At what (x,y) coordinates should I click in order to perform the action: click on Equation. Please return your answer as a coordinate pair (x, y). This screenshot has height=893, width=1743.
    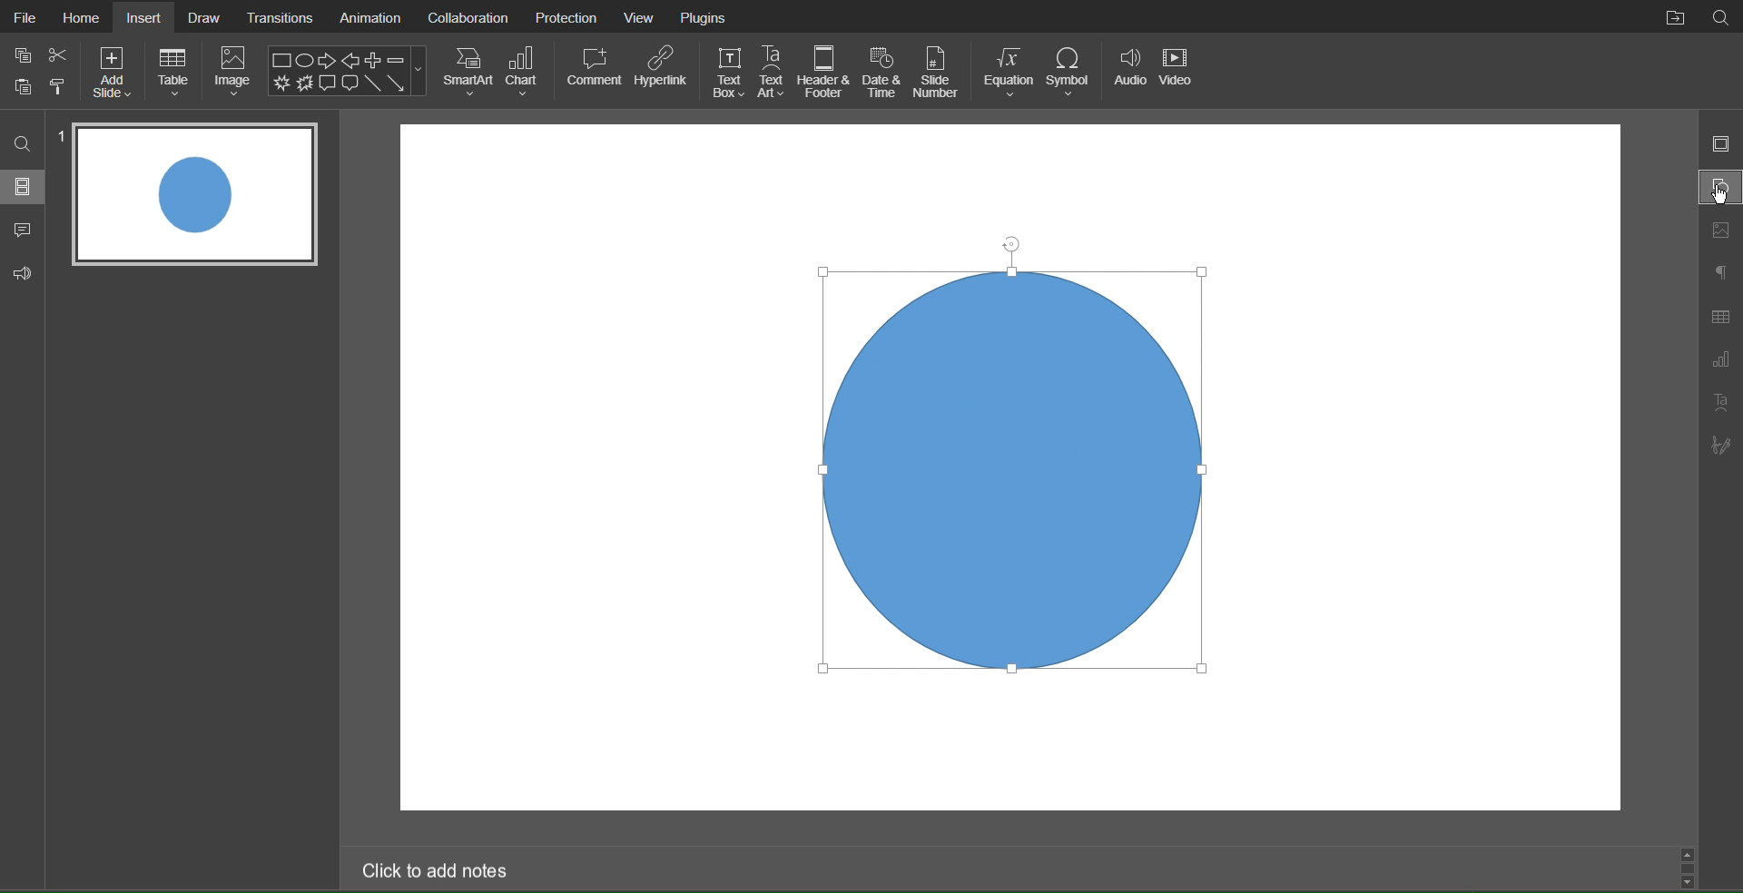
    Looking at the image, I should click on (1009, 72).